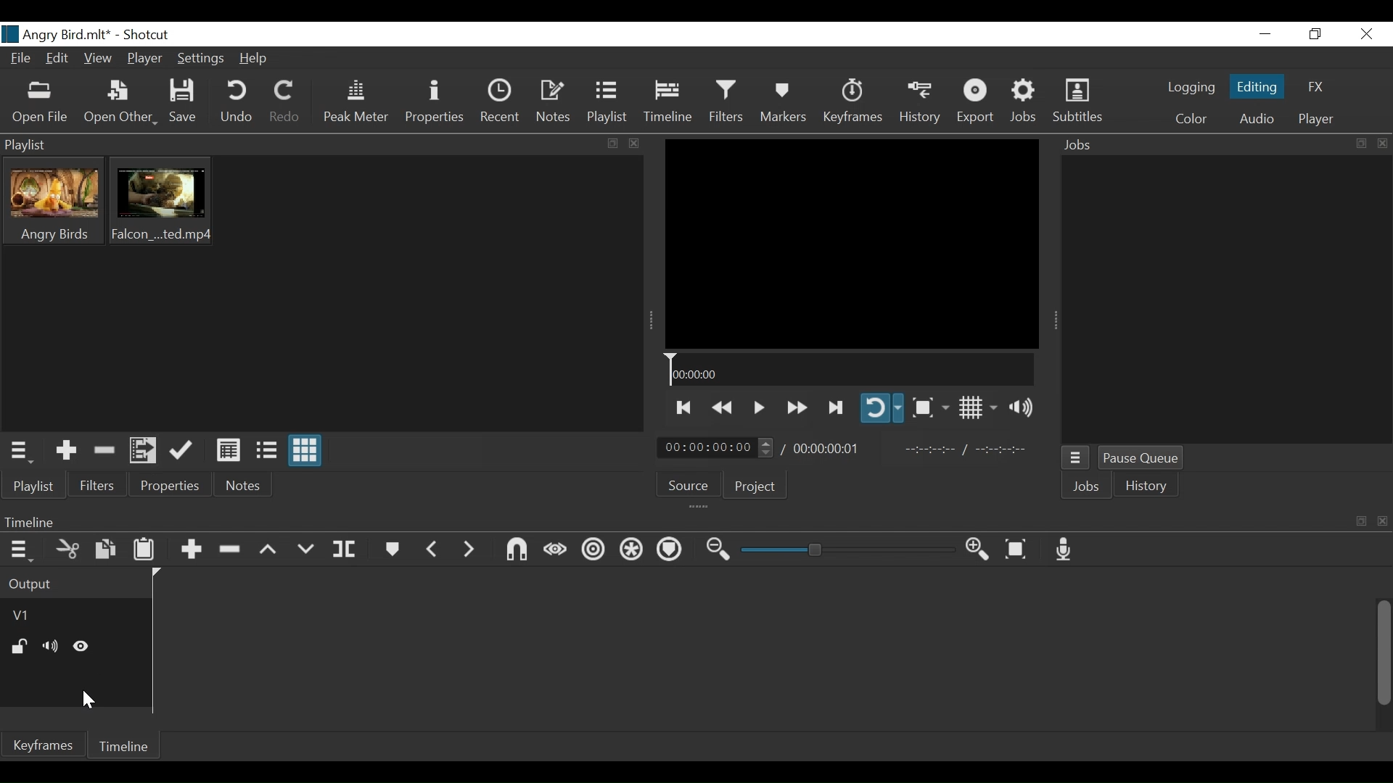  What do you see at coordinates (17, 452) in the screenshot?
I see `Playlist menu` at bounding box center [17, 452].